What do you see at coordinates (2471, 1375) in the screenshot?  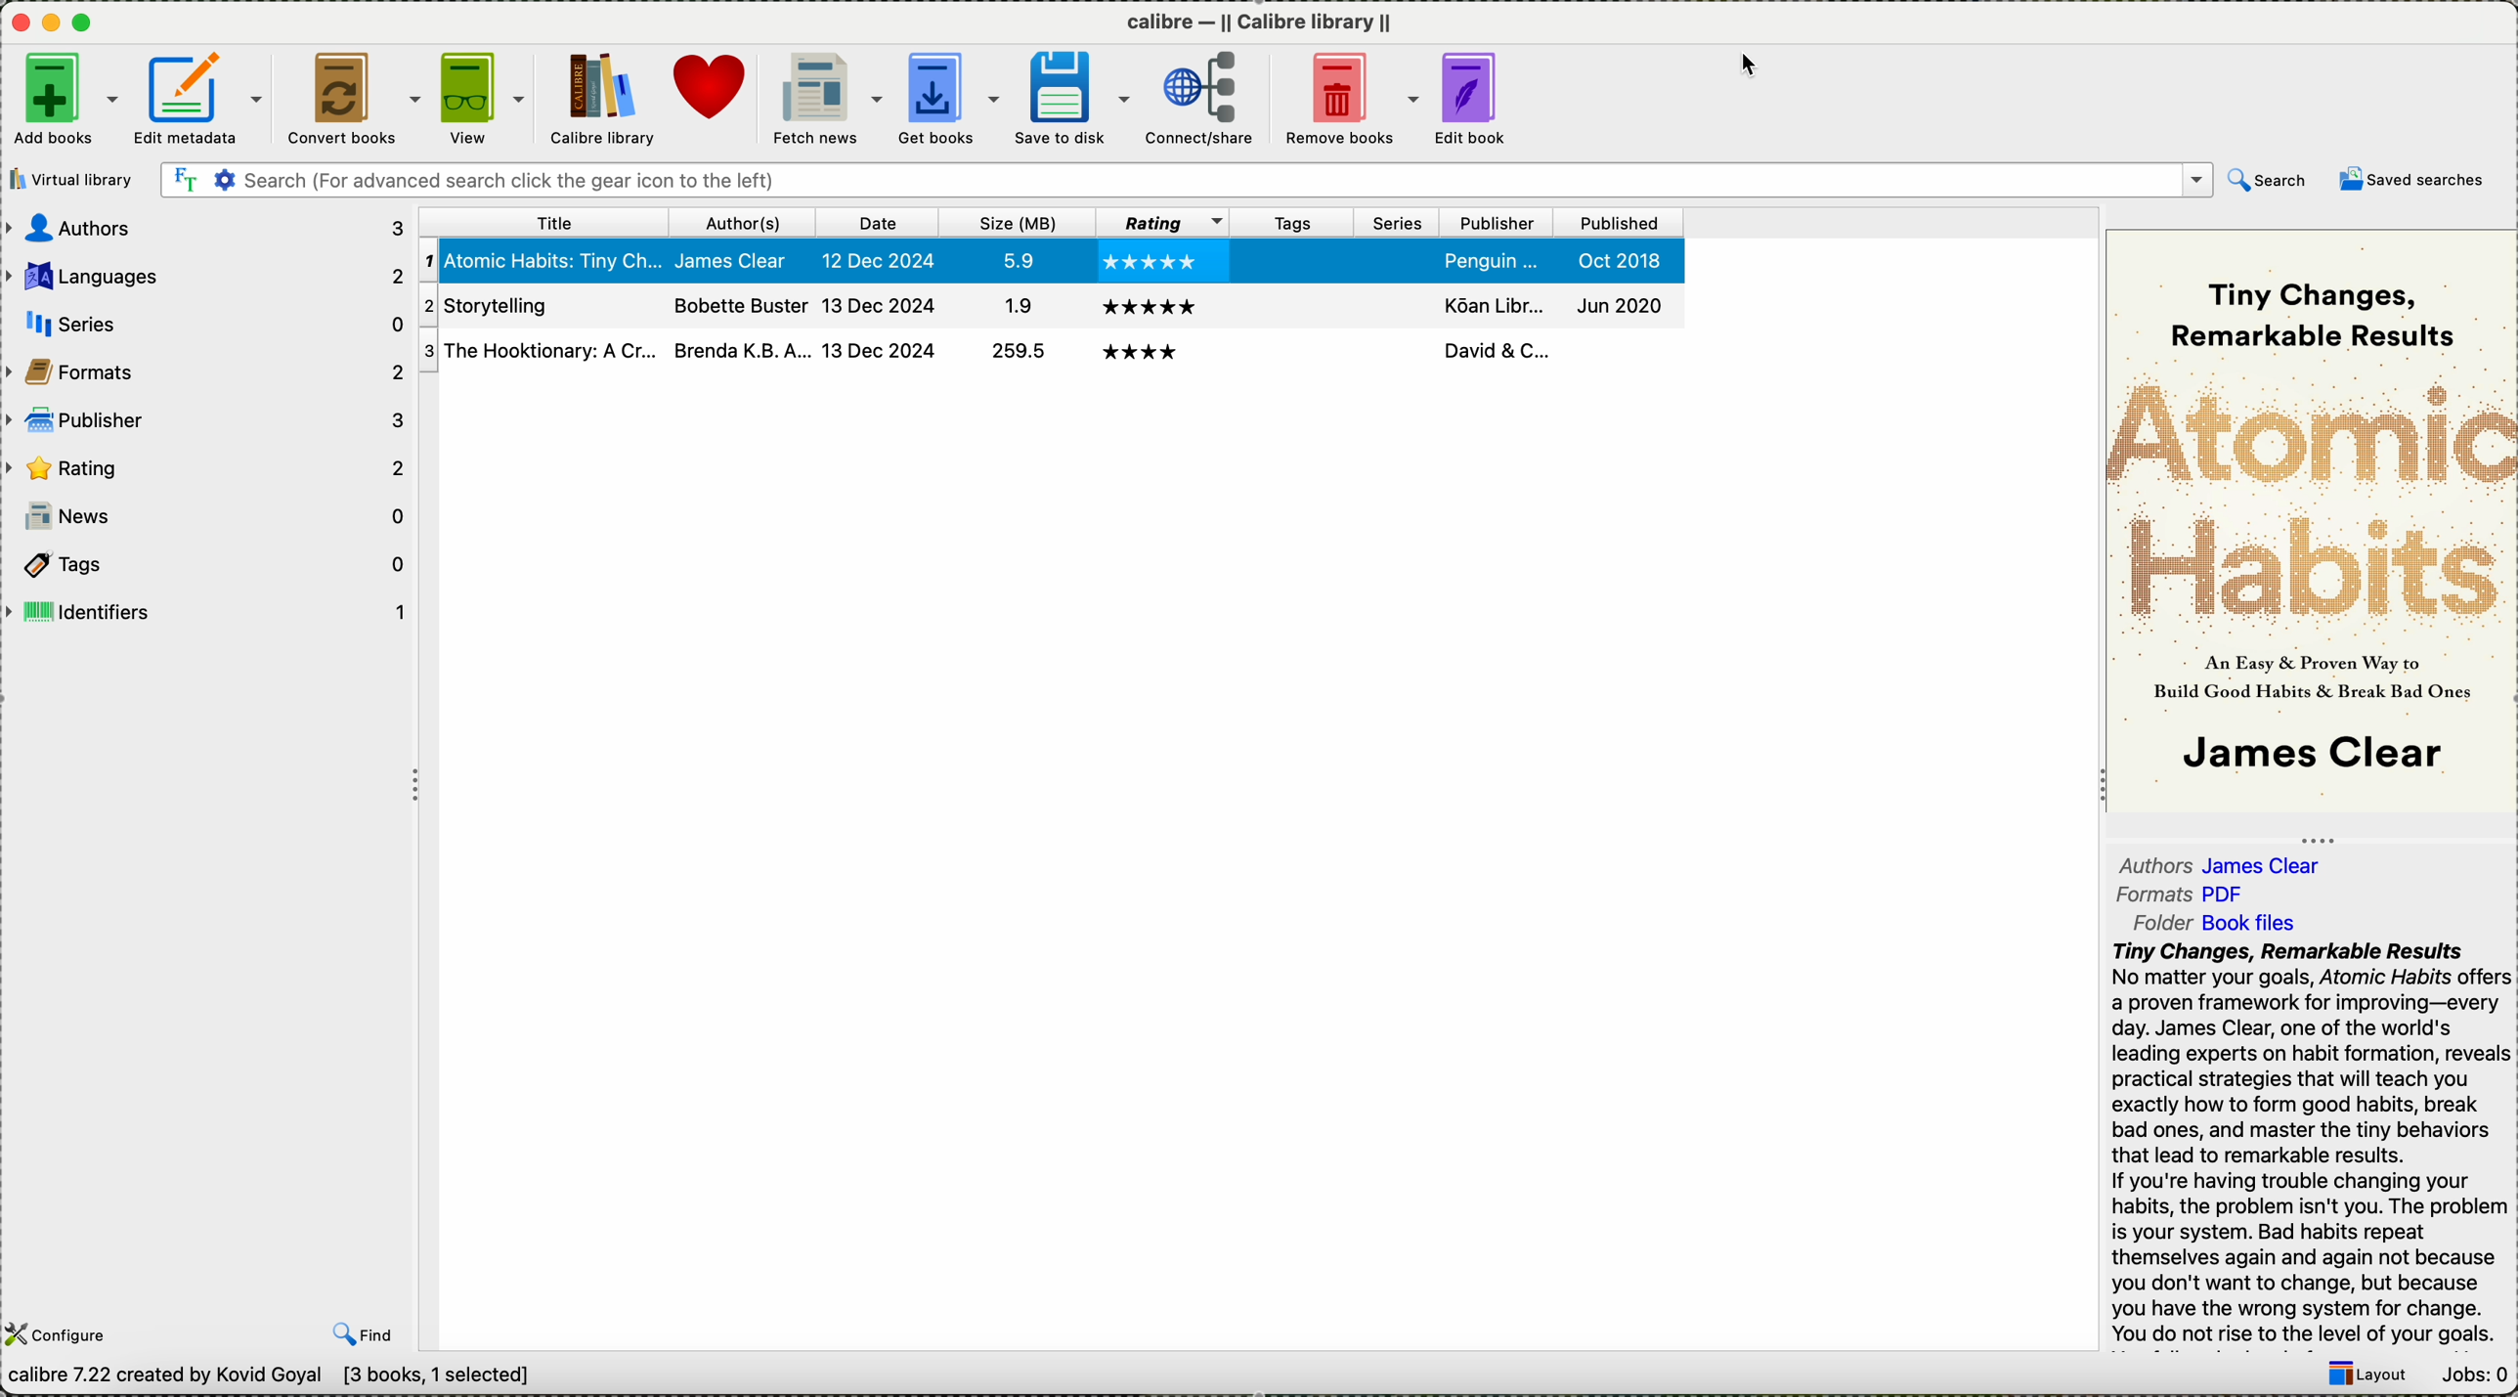 I see `Jobs: 0` at bounding box center [2471, 1375].